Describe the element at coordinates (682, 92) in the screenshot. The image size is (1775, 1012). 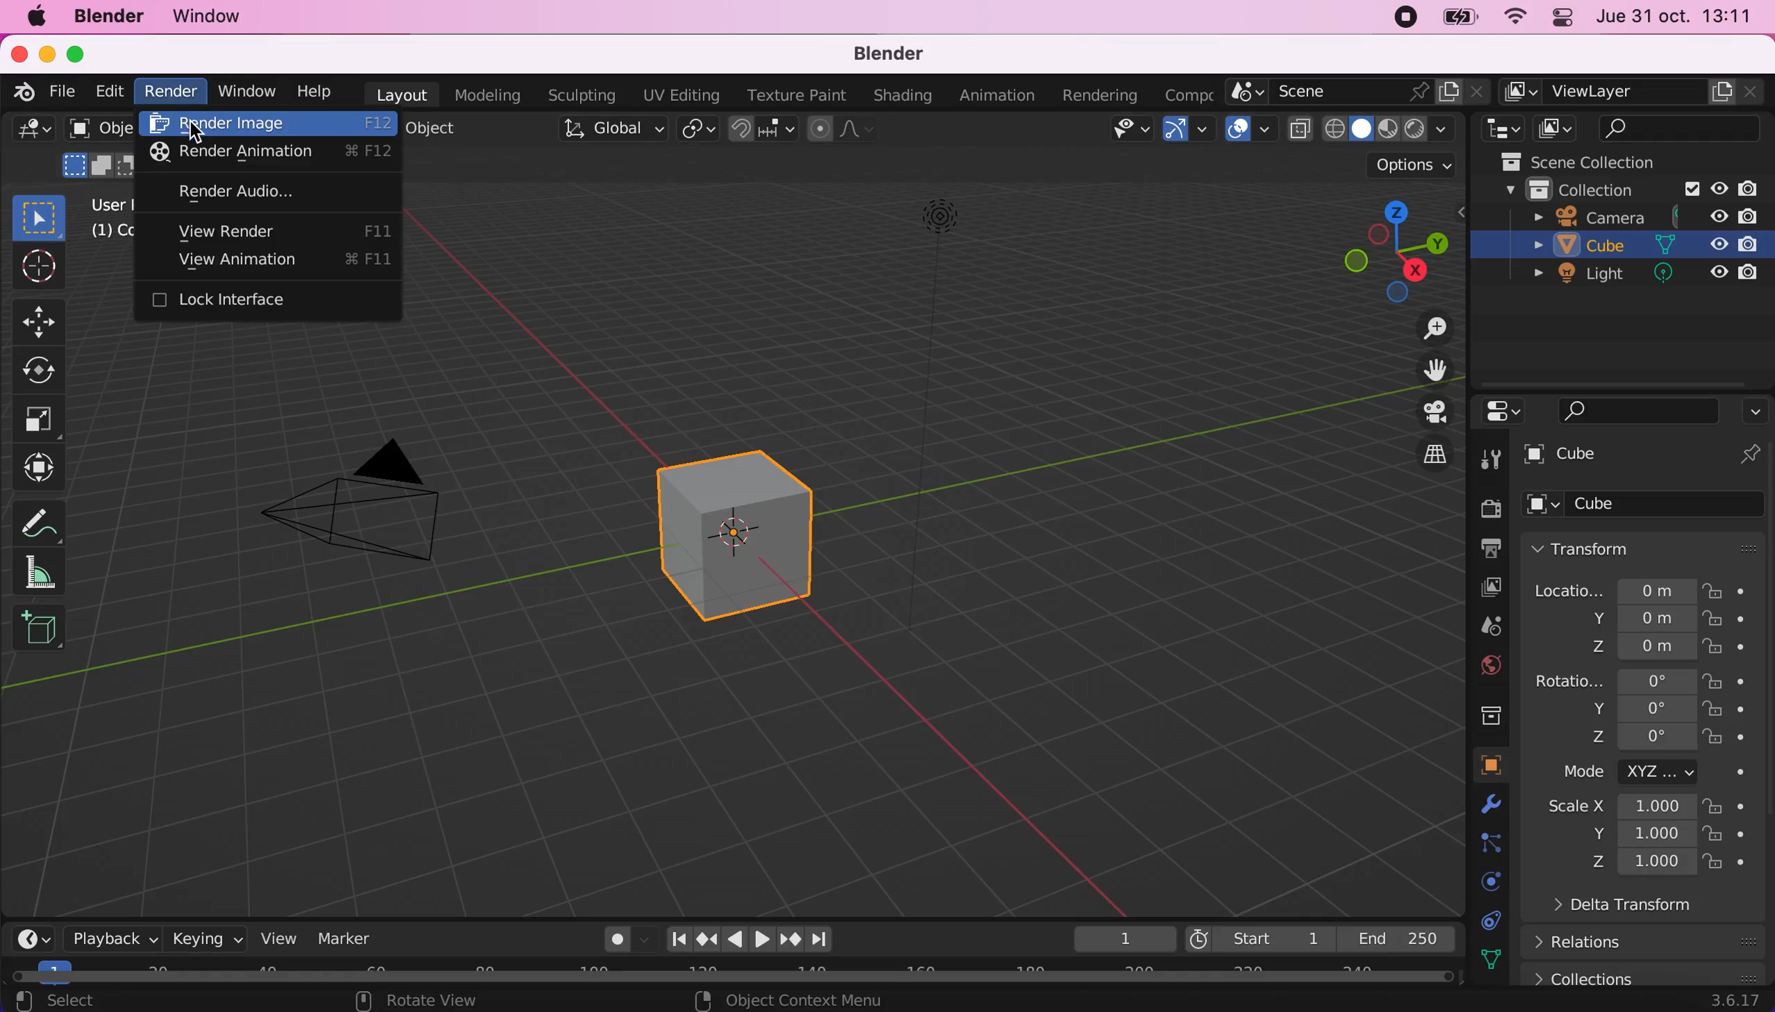
I see `uv editing` at that location.